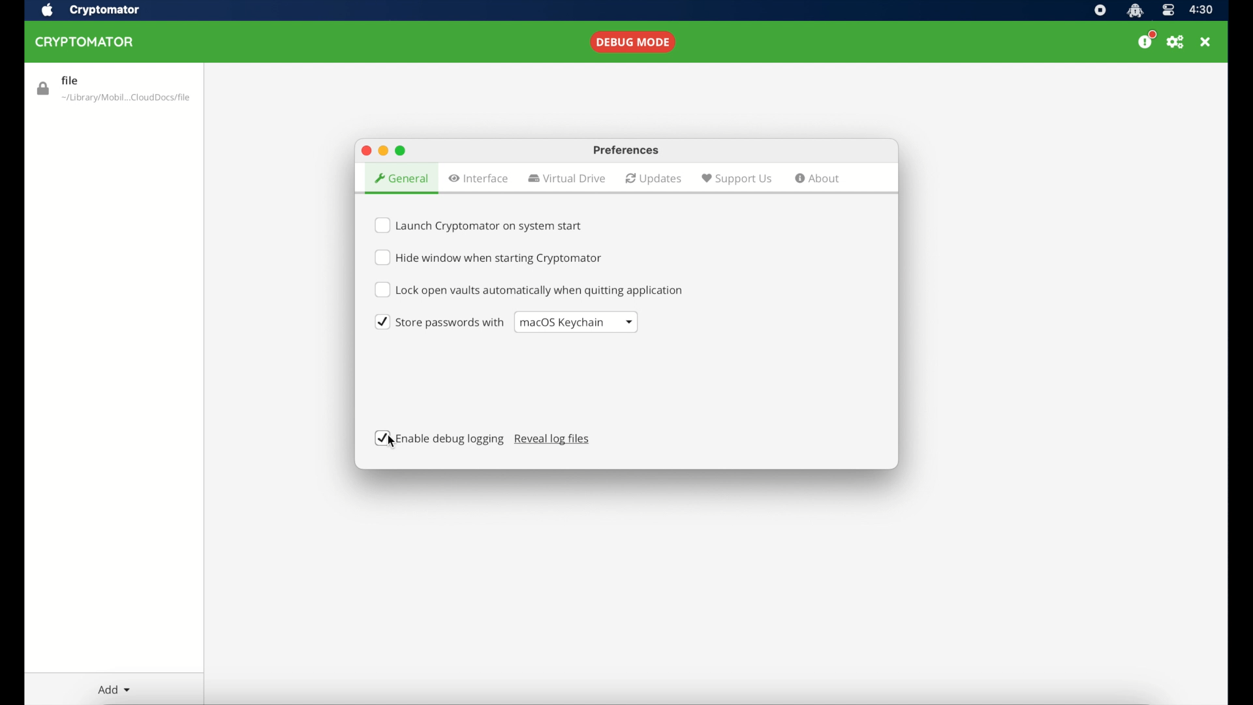 The width and height of the screenshot is (1253, 705). Describe the element at coordinates (114, 690) in the screenshot. I see `add dropdown` at that location.